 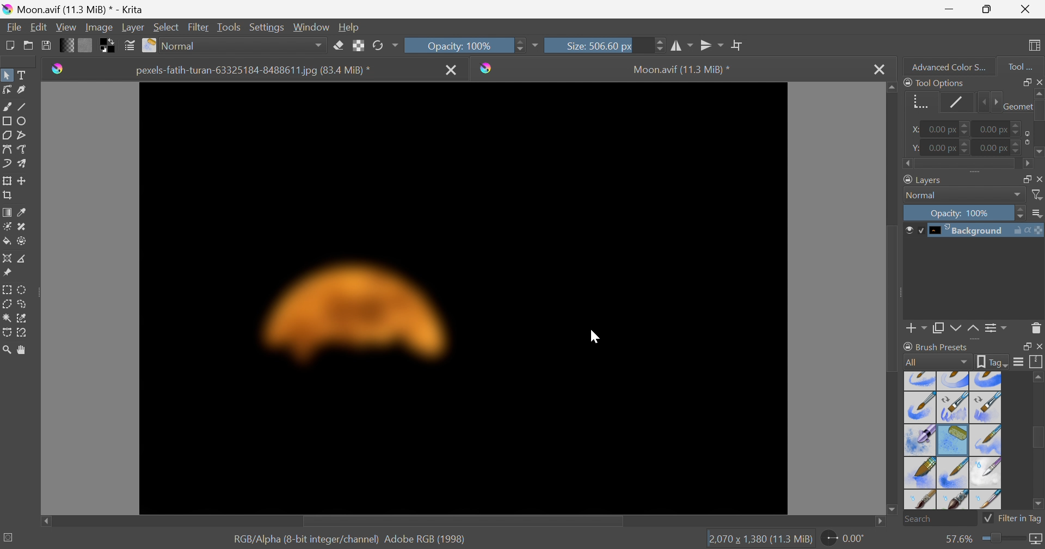 What do you see at coordinates (917, 330) in the screenshot?
I see `Add layer` at bounding box center [917, 330].